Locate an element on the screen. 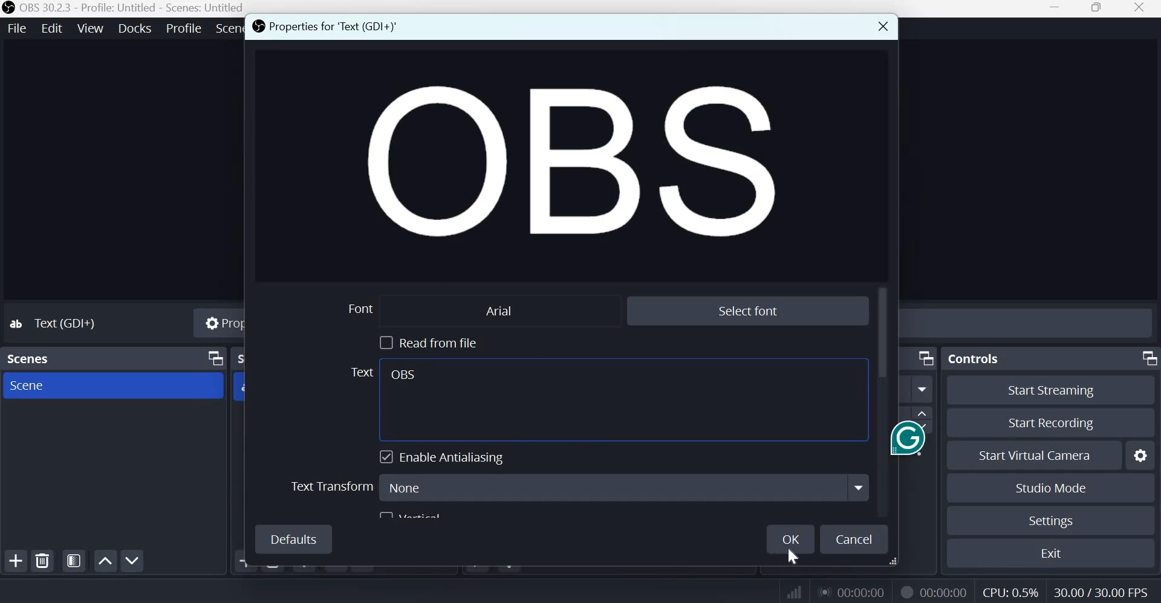 The image size is (1161, 603). Arial is located at coordinates (495, 310).